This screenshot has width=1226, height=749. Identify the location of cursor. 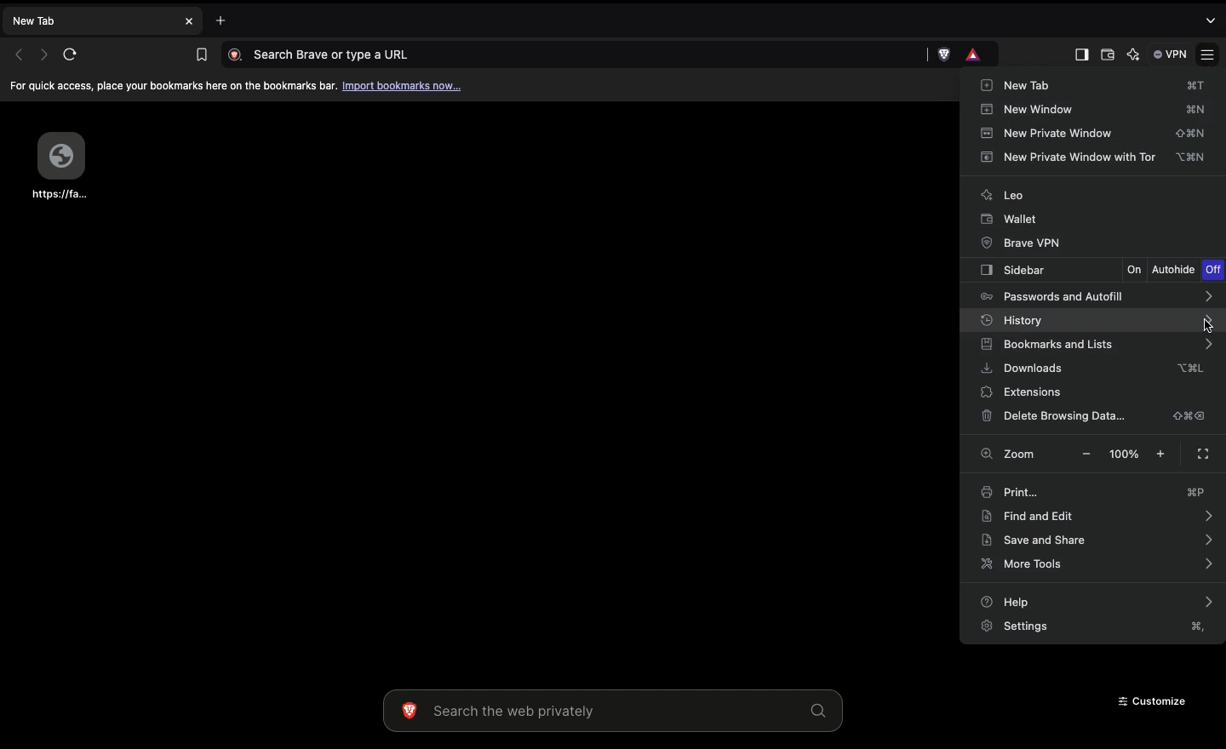
(1205, 328).